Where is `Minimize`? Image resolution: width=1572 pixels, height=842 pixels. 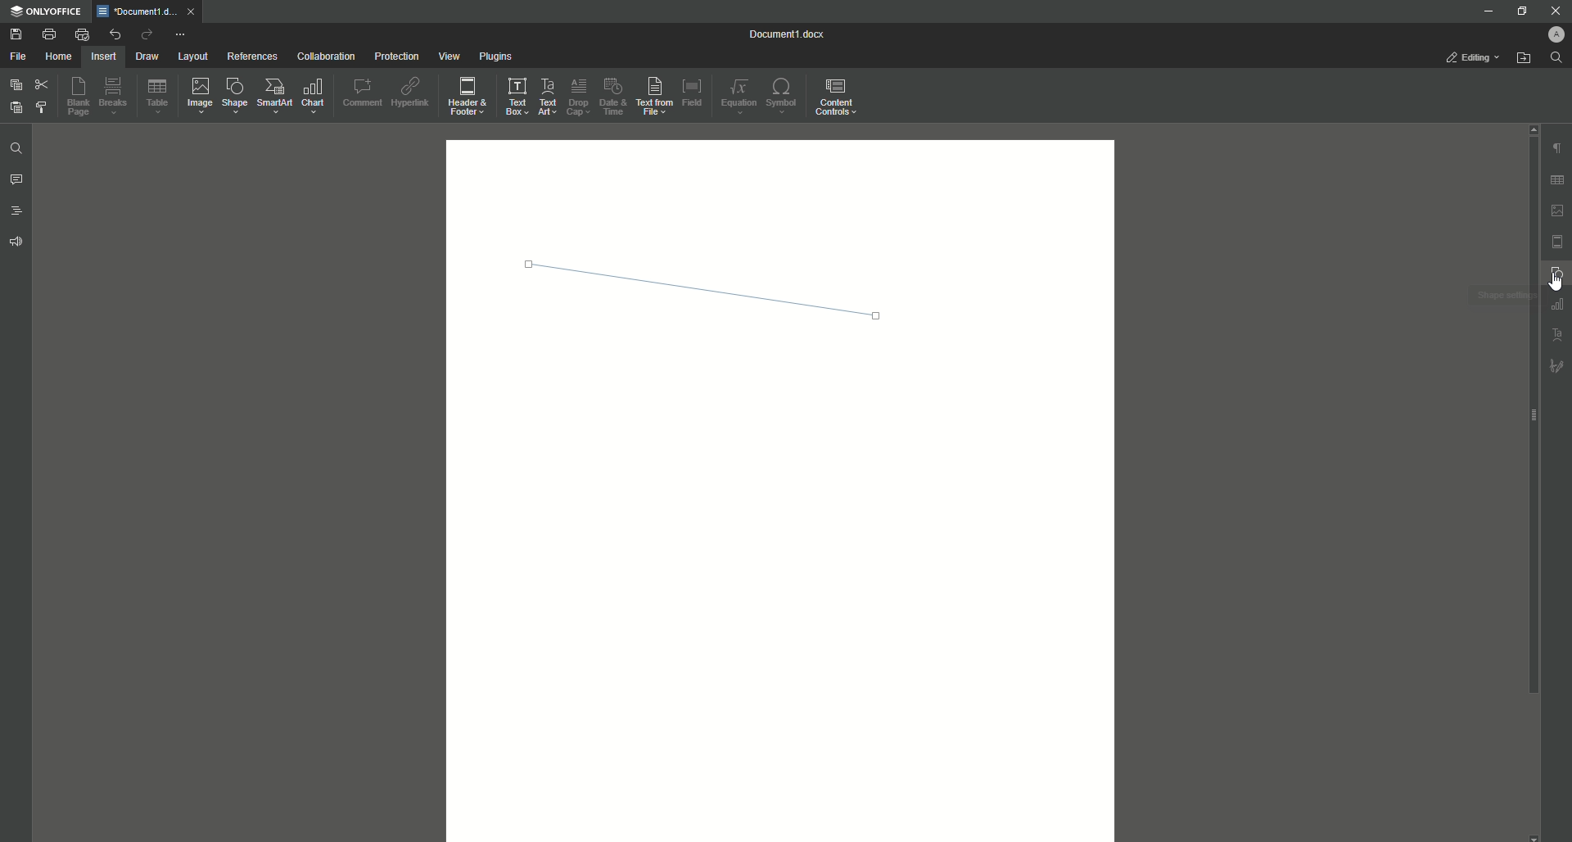 Minimize is located at coordinates (1484, 11).